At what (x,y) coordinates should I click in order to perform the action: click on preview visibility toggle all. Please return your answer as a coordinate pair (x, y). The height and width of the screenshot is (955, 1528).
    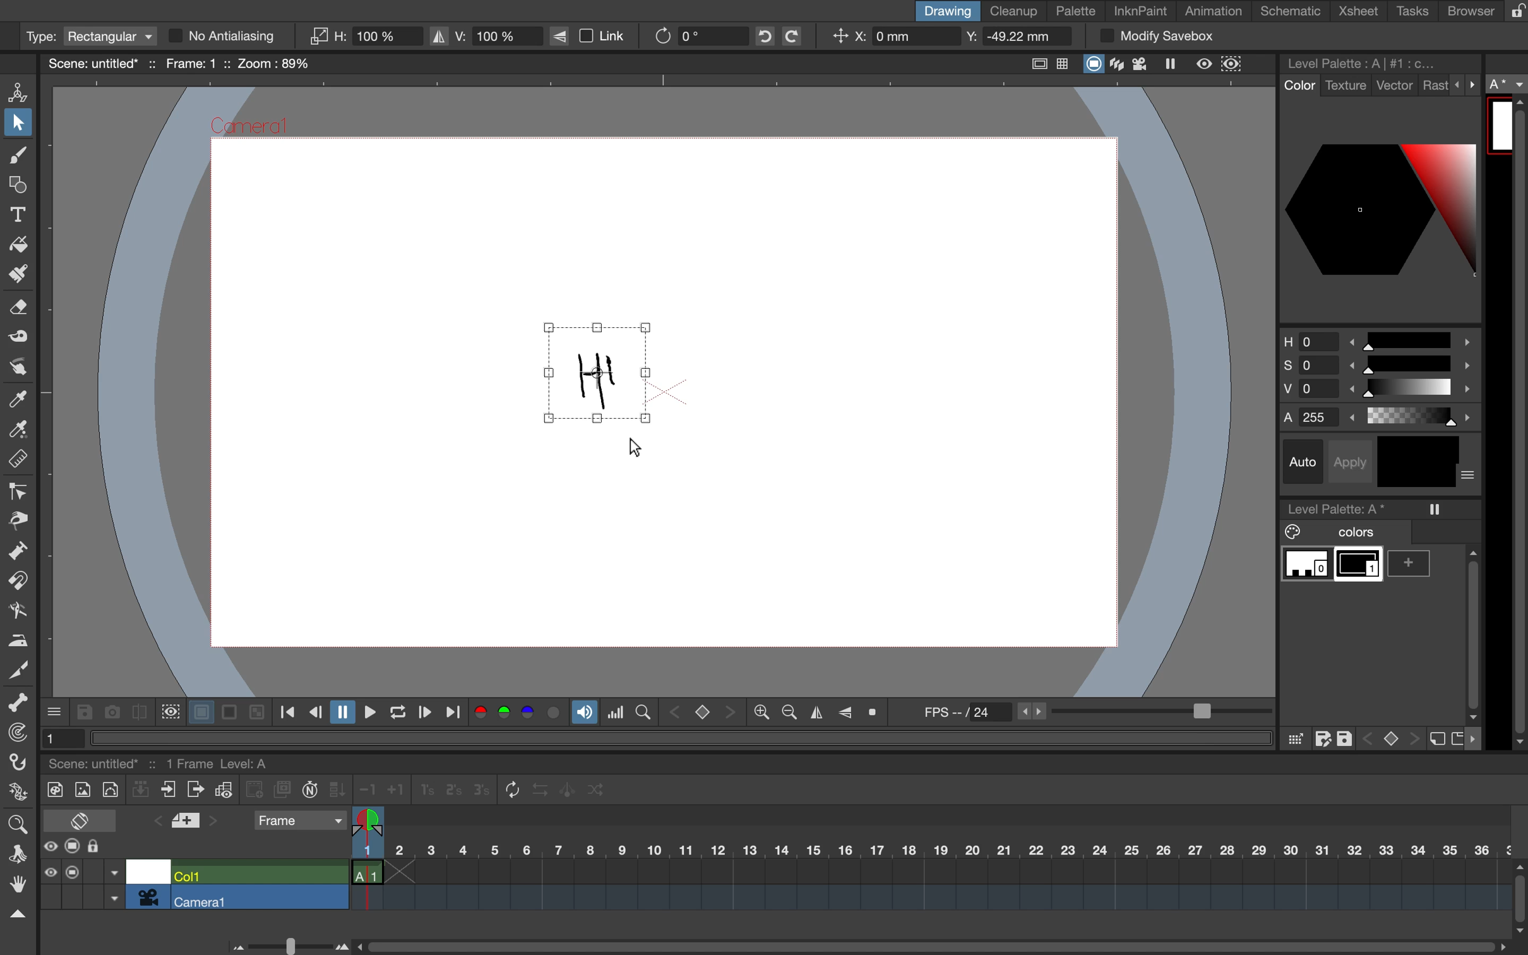
    Looking at the image, I should click on (49, 846).